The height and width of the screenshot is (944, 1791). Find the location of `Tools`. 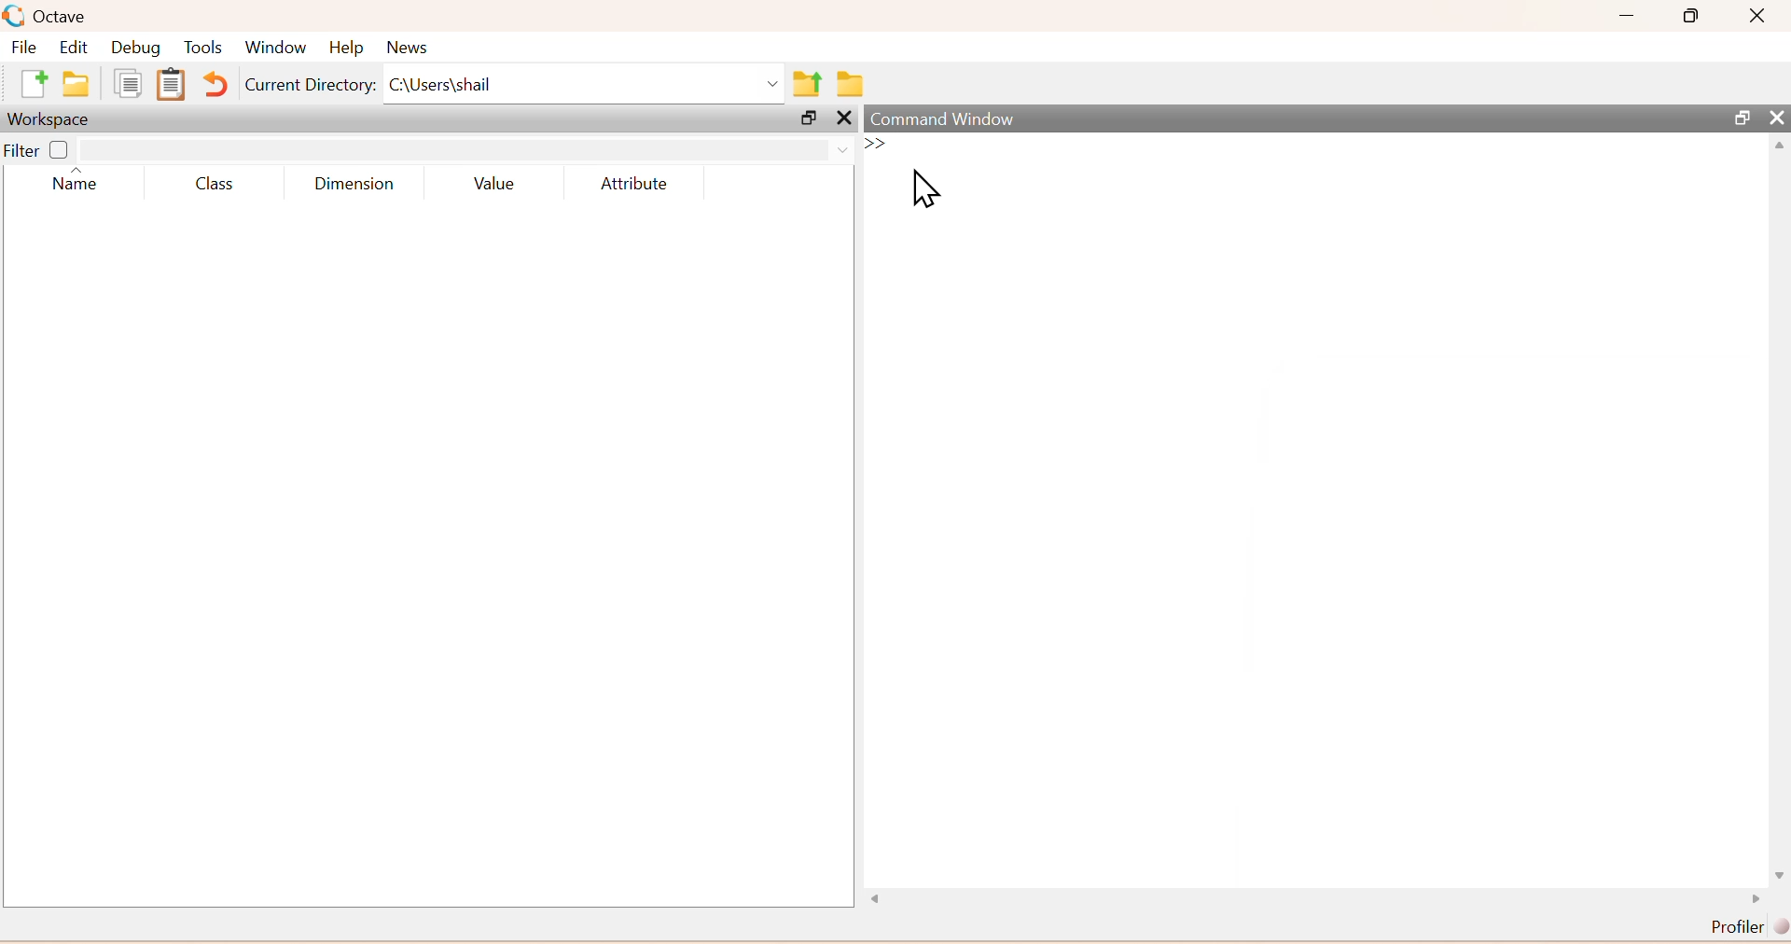

Tools is located at coordinates (203, 49).